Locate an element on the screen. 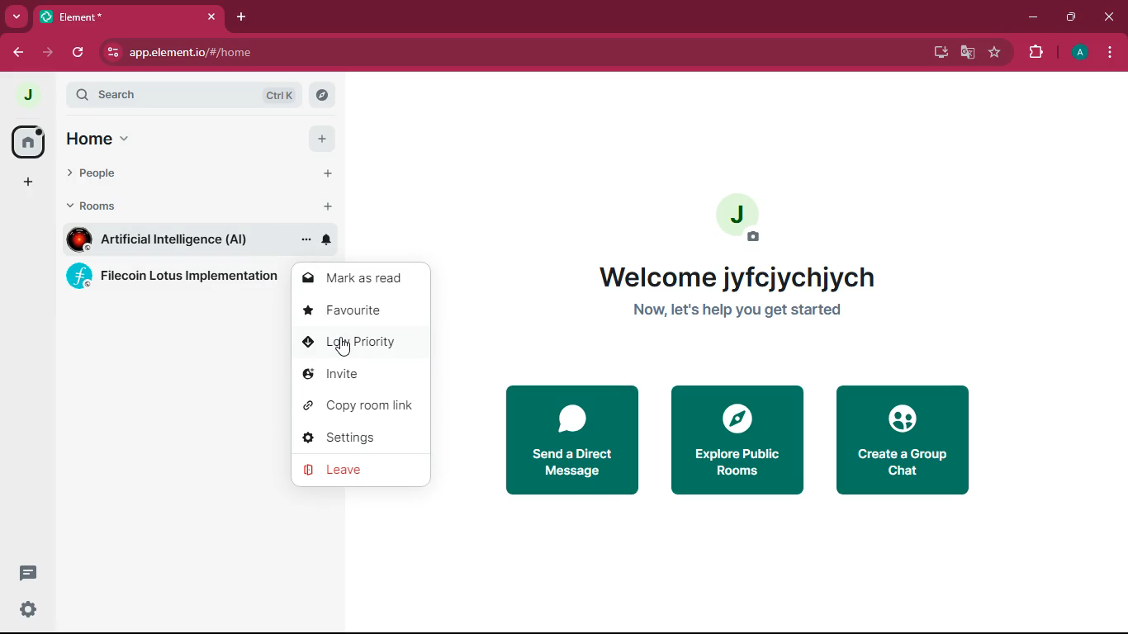  add is located at coordinates (320, 140).